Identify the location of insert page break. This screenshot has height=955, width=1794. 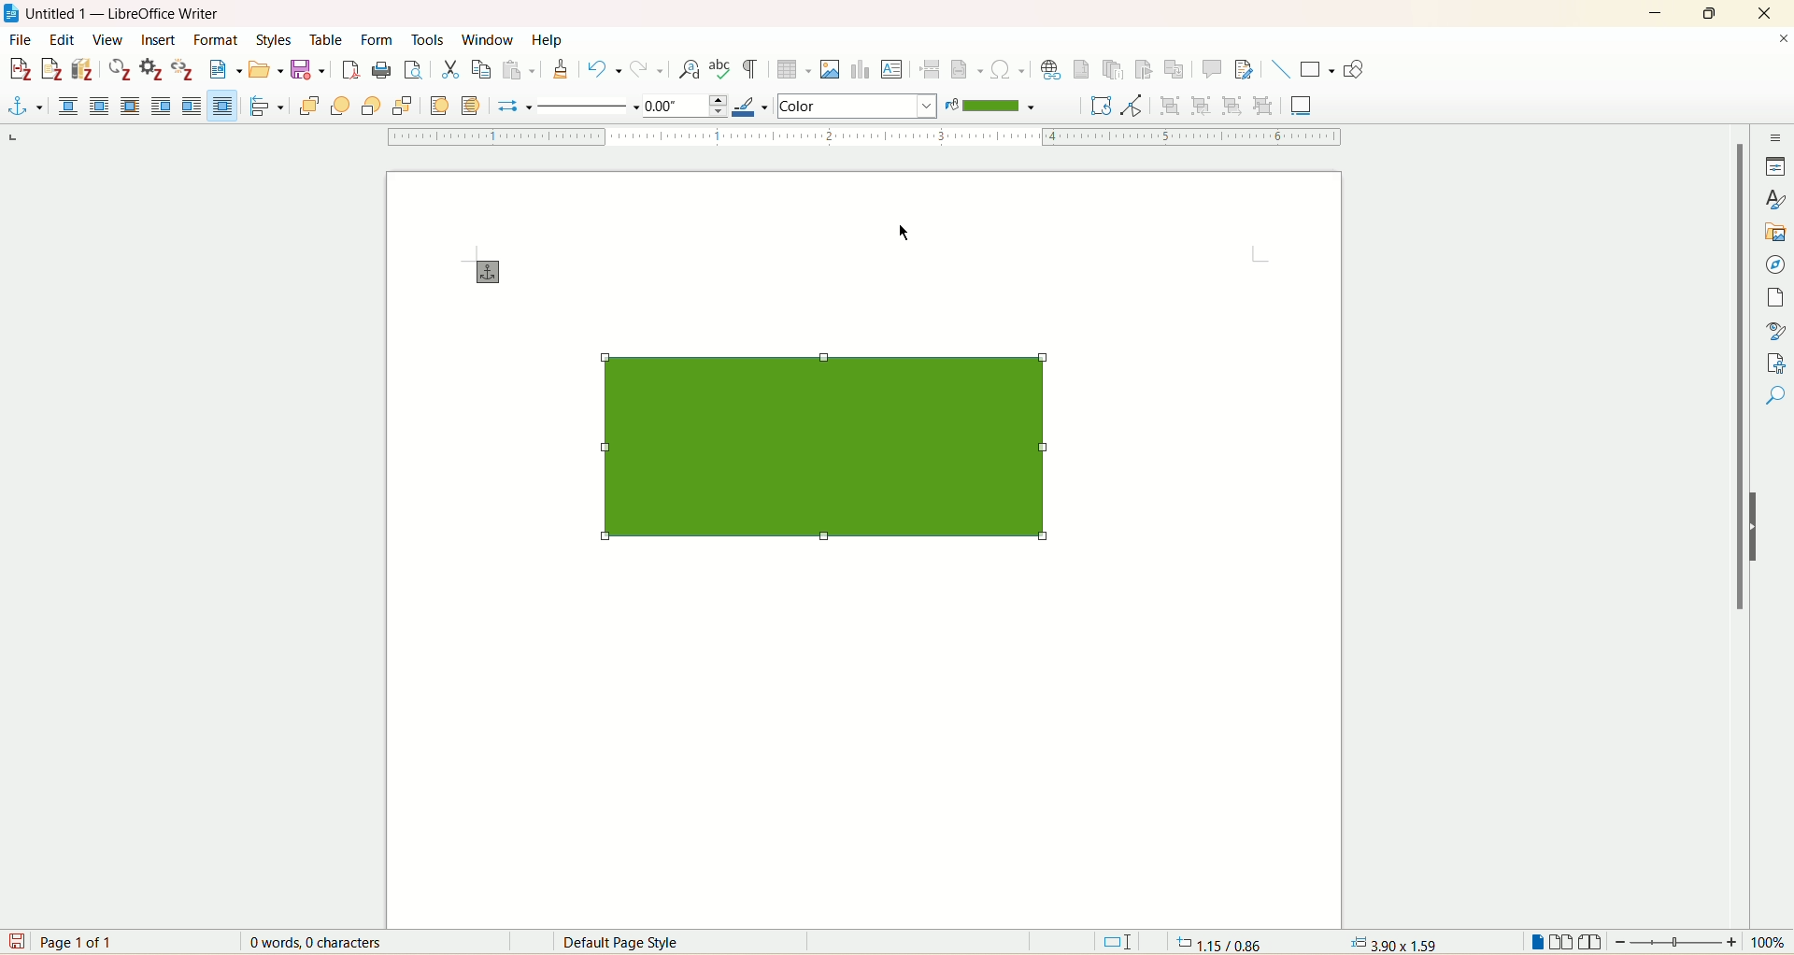
(930, 68).